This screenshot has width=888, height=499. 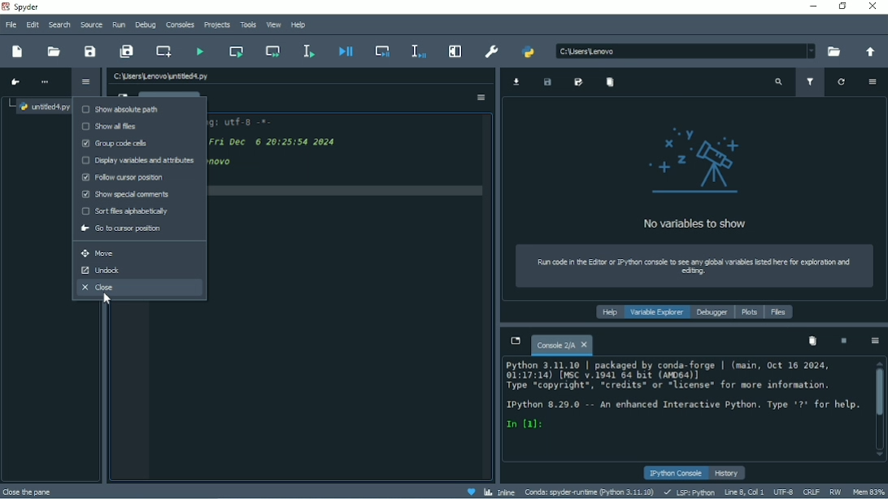 I want to click on No variables to show, so click(x=699, y=223).